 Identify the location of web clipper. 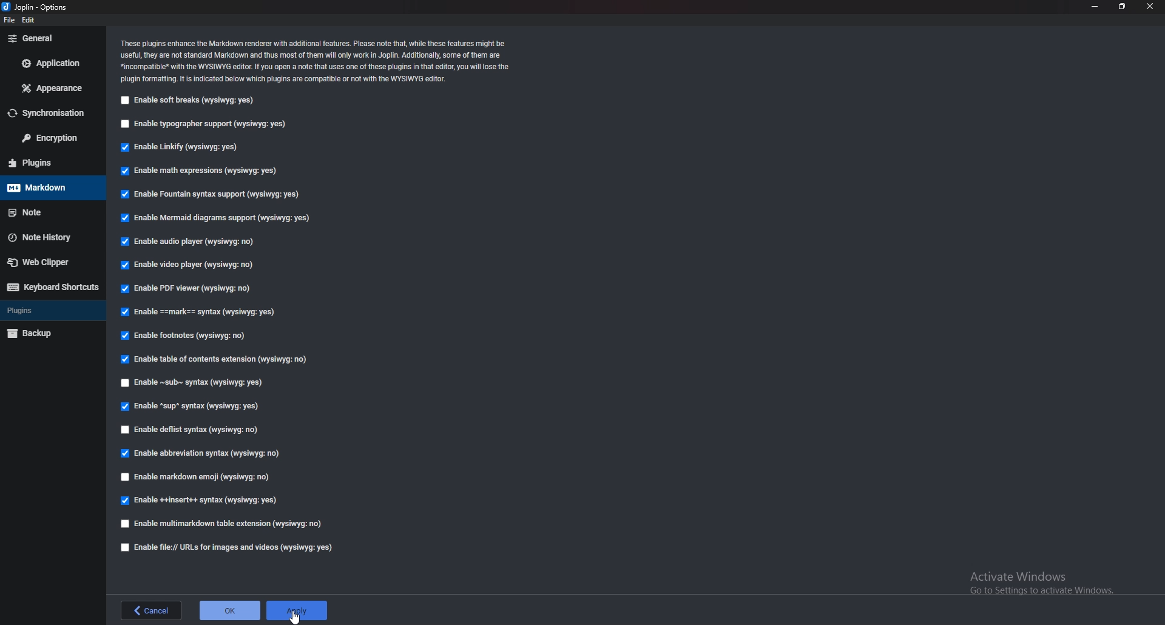
(53, 262).